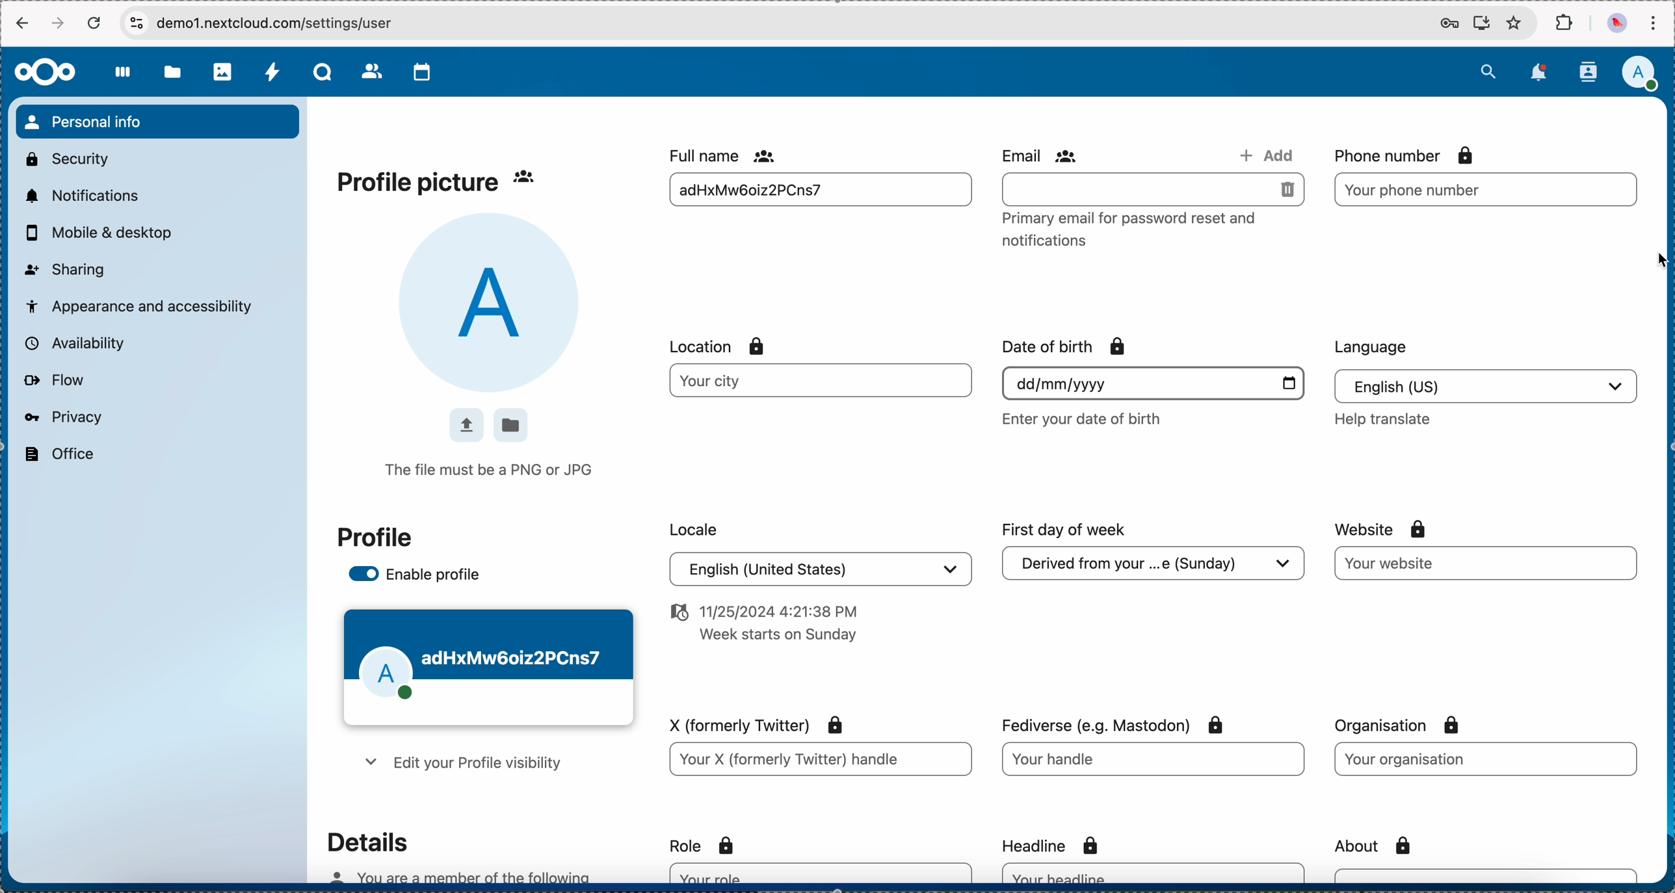 The image size is (1675, 893). I want to click on email, so click(1042, 155).